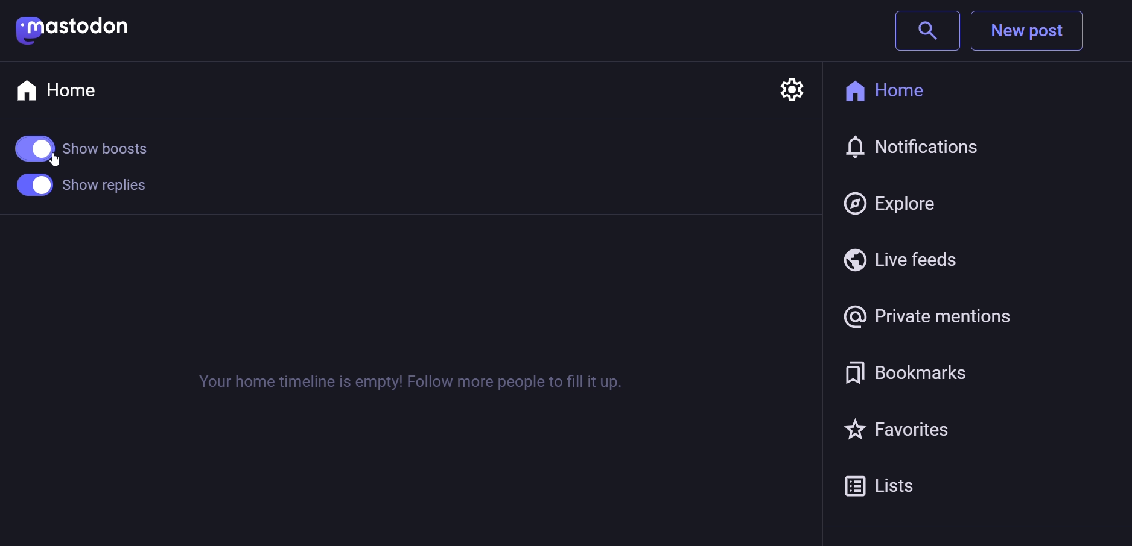  What do you see at coordinates (90, 142) in the screenshot?
I see `show boost` at bounding box center [90, 142].